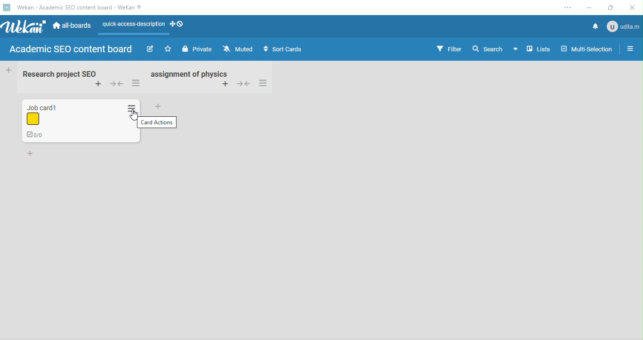  I want to click on list actions, so click(136, 83).